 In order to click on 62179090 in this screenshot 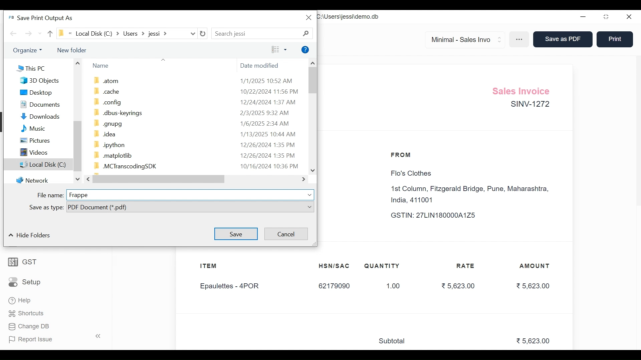, I will do `click(334, 286)`.